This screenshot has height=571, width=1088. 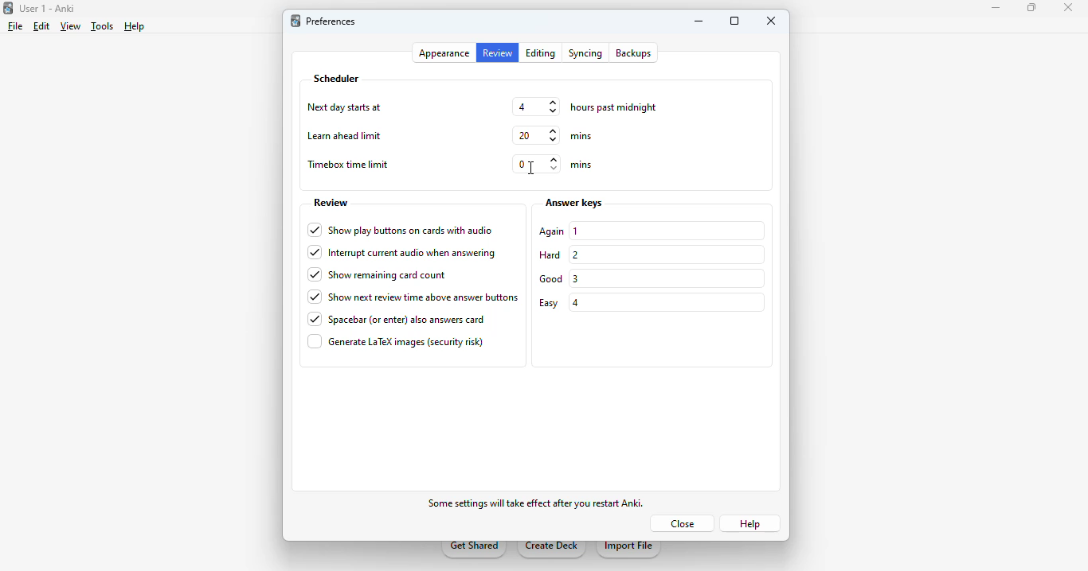 What do you see at coordinates (771, 21) in the screenshot?
I see `close` at bounding box center [771, 21].